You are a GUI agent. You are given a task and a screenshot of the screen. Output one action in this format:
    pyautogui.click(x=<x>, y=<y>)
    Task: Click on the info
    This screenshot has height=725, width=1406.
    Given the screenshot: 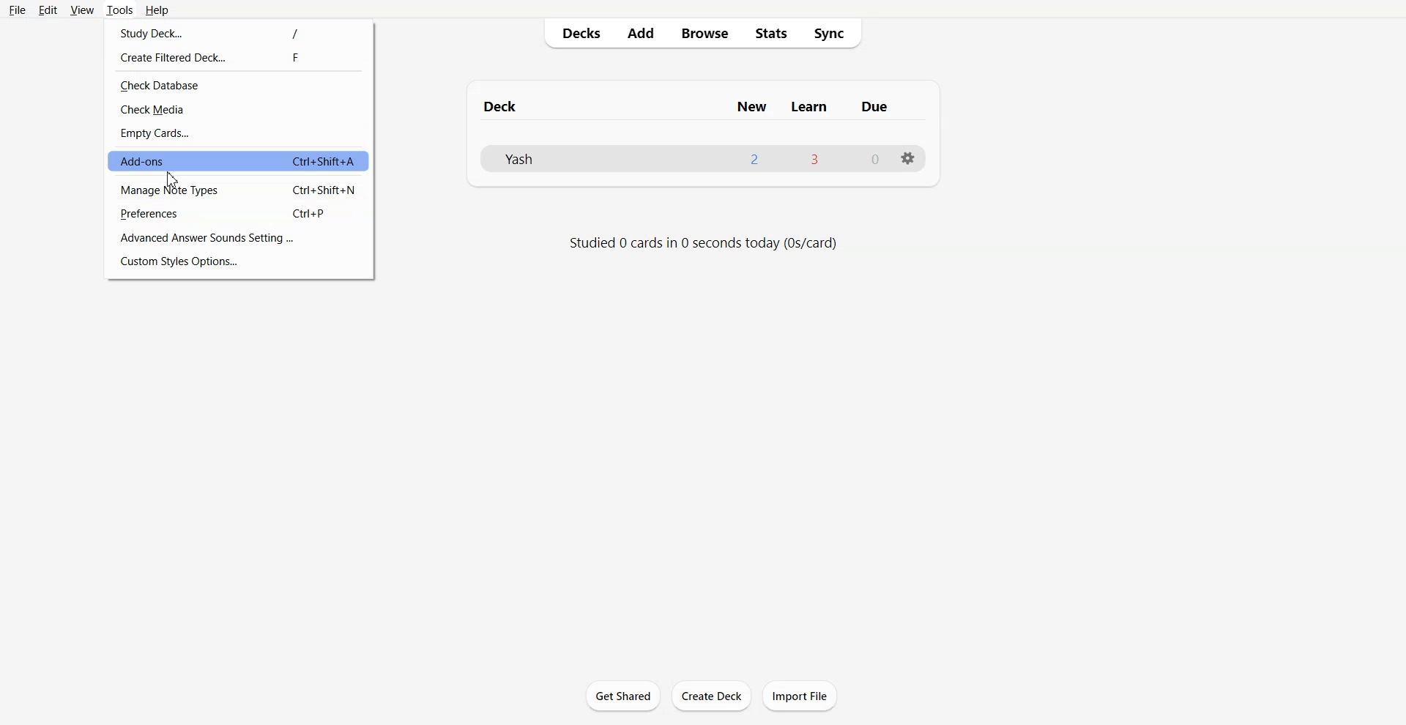 What is the action you would take?
    pyautogui.click(x=705, y=242)
    